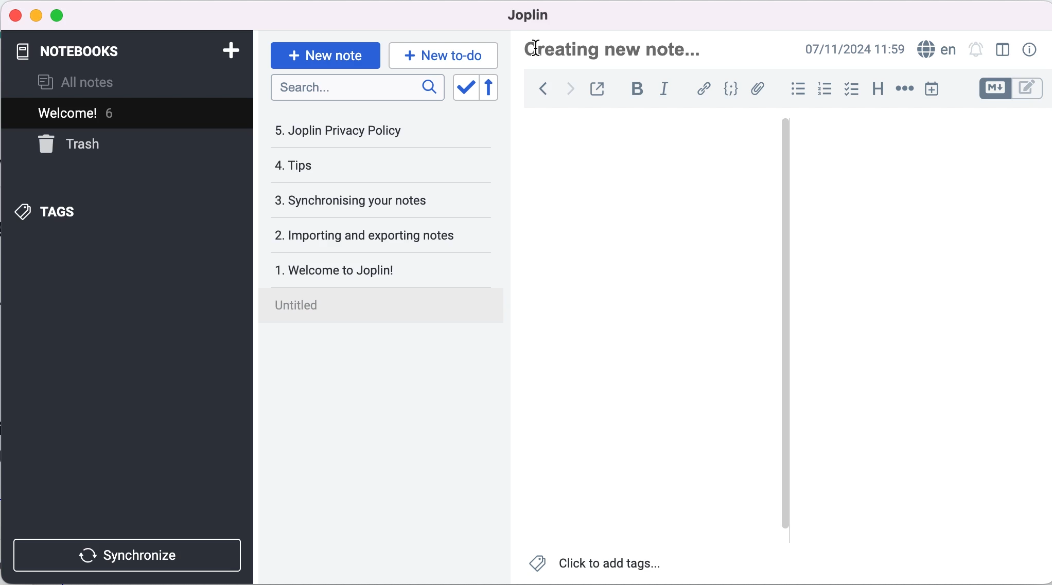 The height and width of the screenshot is (585, 1052). I want to click on numbered list, so click(825, 89).